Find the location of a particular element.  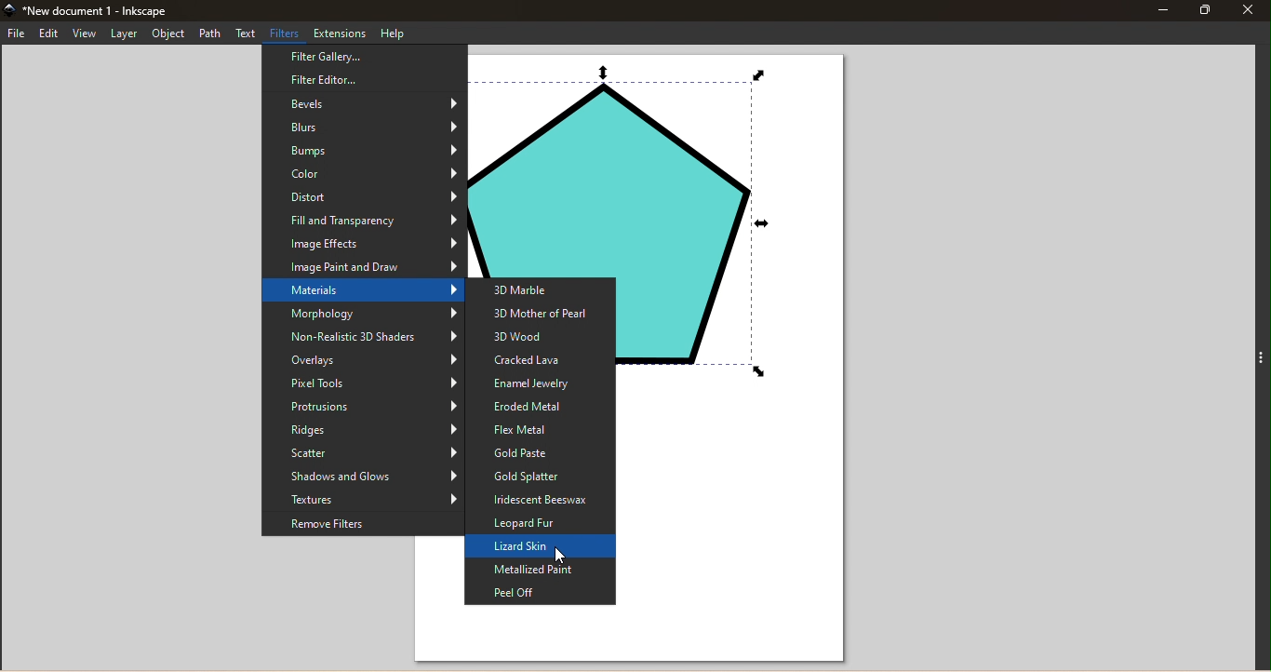

Protrusions is located at coordinates (360, 407).